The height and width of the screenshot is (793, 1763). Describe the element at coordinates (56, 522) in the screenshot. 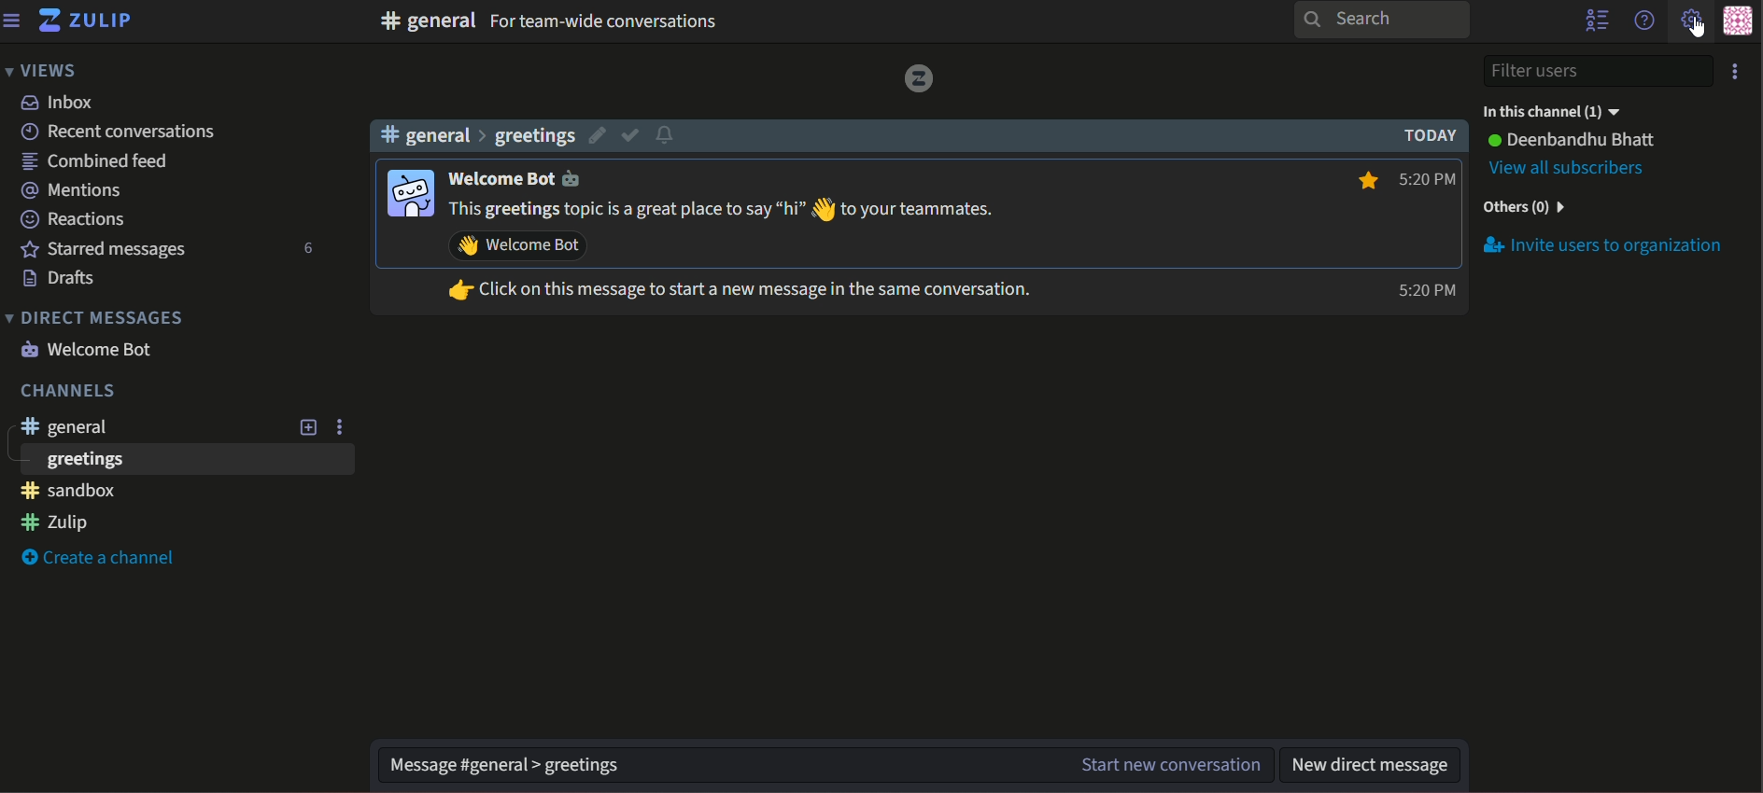

I see `zulip` at that location.